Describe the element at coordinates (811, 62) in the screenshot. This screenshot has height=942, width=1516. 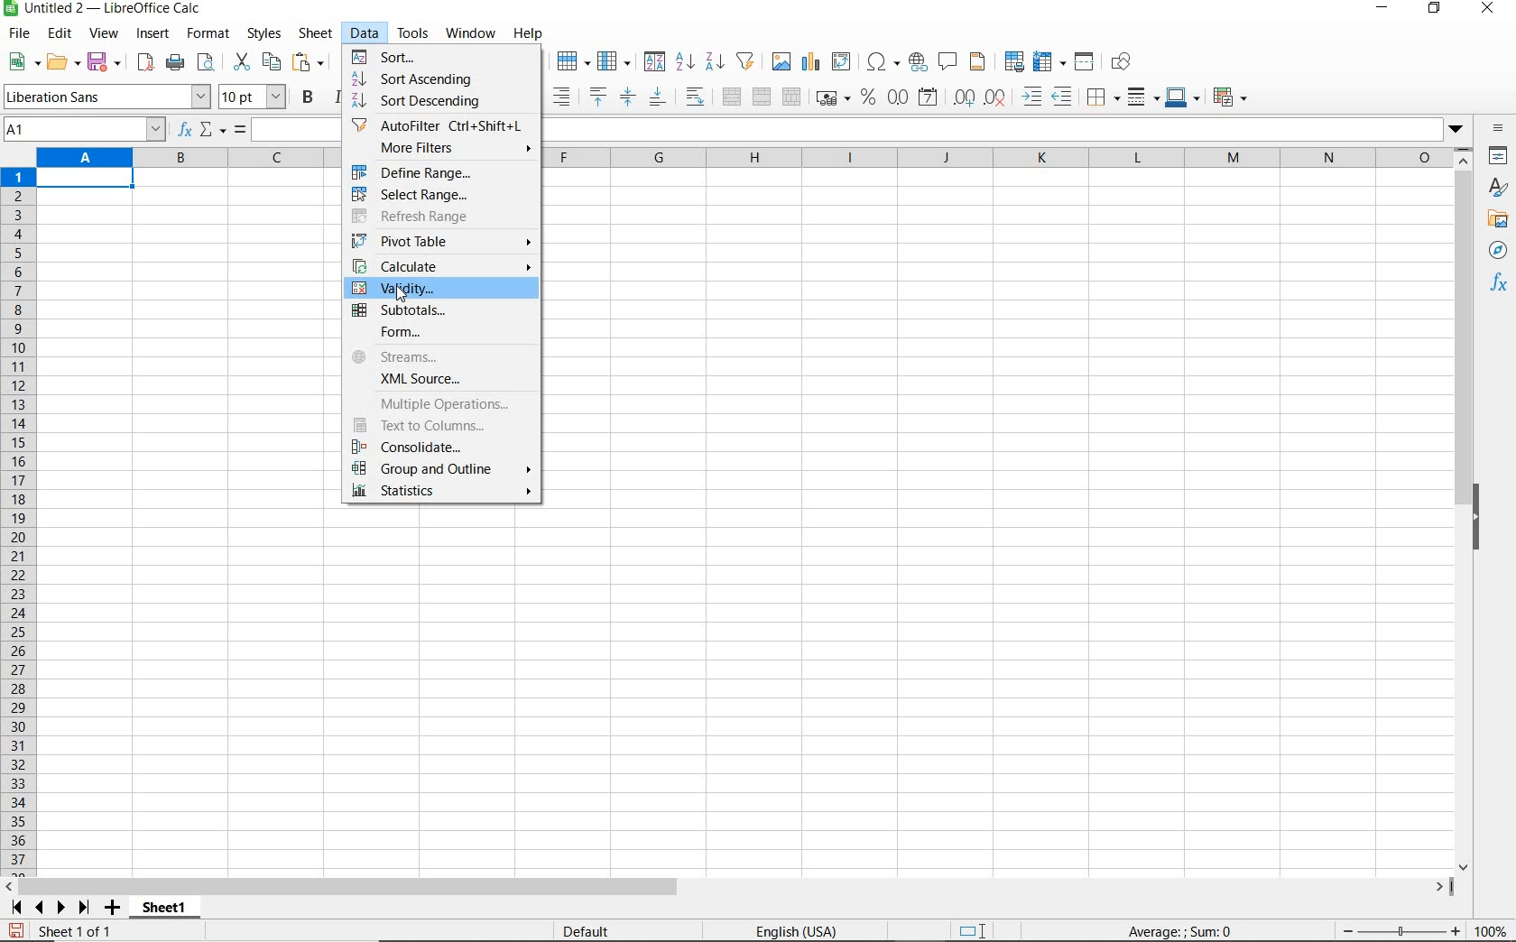
I see `insert chart` at that location.